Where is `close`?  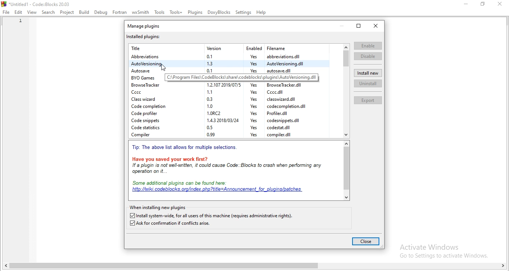 close is located at coordinates (502, 4).